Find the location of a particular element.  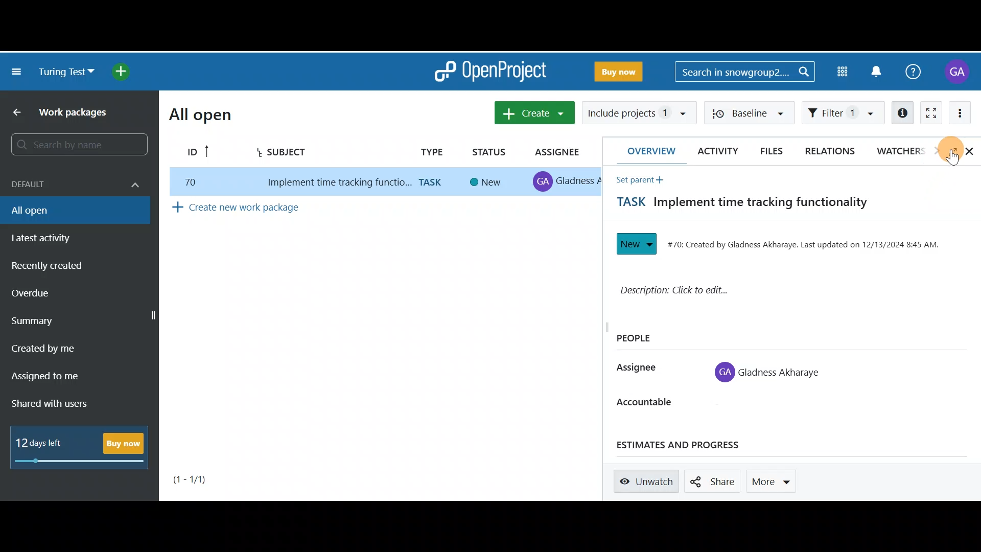

STATUS is located at coordinates (495, 154).